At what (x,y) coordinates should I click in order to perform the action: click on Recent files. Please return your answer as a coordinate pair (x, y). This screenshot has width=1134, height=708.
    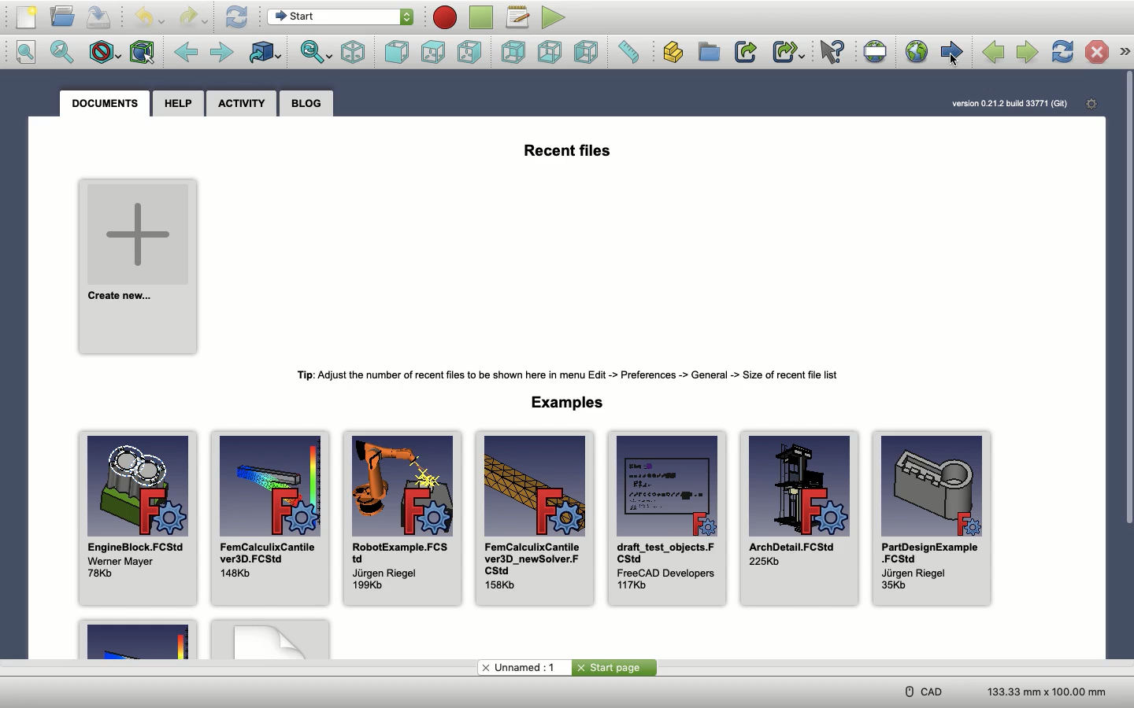
    Looking at the image, I should click on (569, 149).